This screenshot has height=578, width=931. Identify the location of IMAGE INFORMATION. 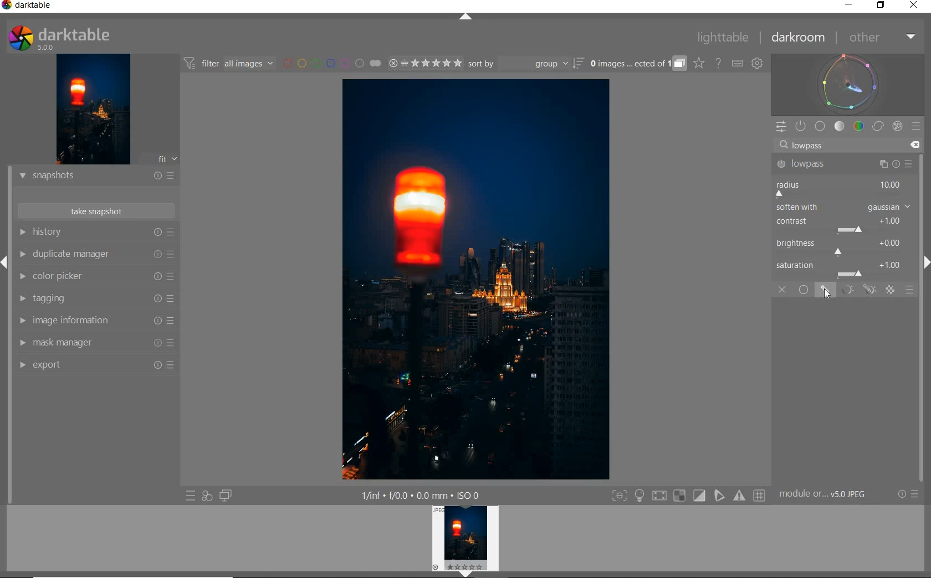
(77, 322).